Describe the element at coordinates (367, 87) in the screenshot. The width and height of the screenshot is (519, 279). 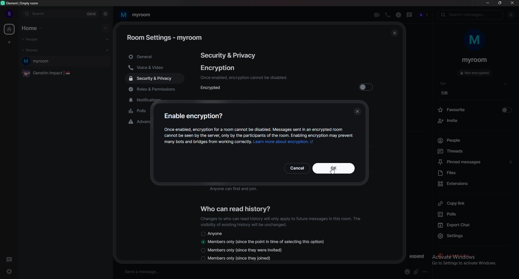
I see `encrypt` at that location.